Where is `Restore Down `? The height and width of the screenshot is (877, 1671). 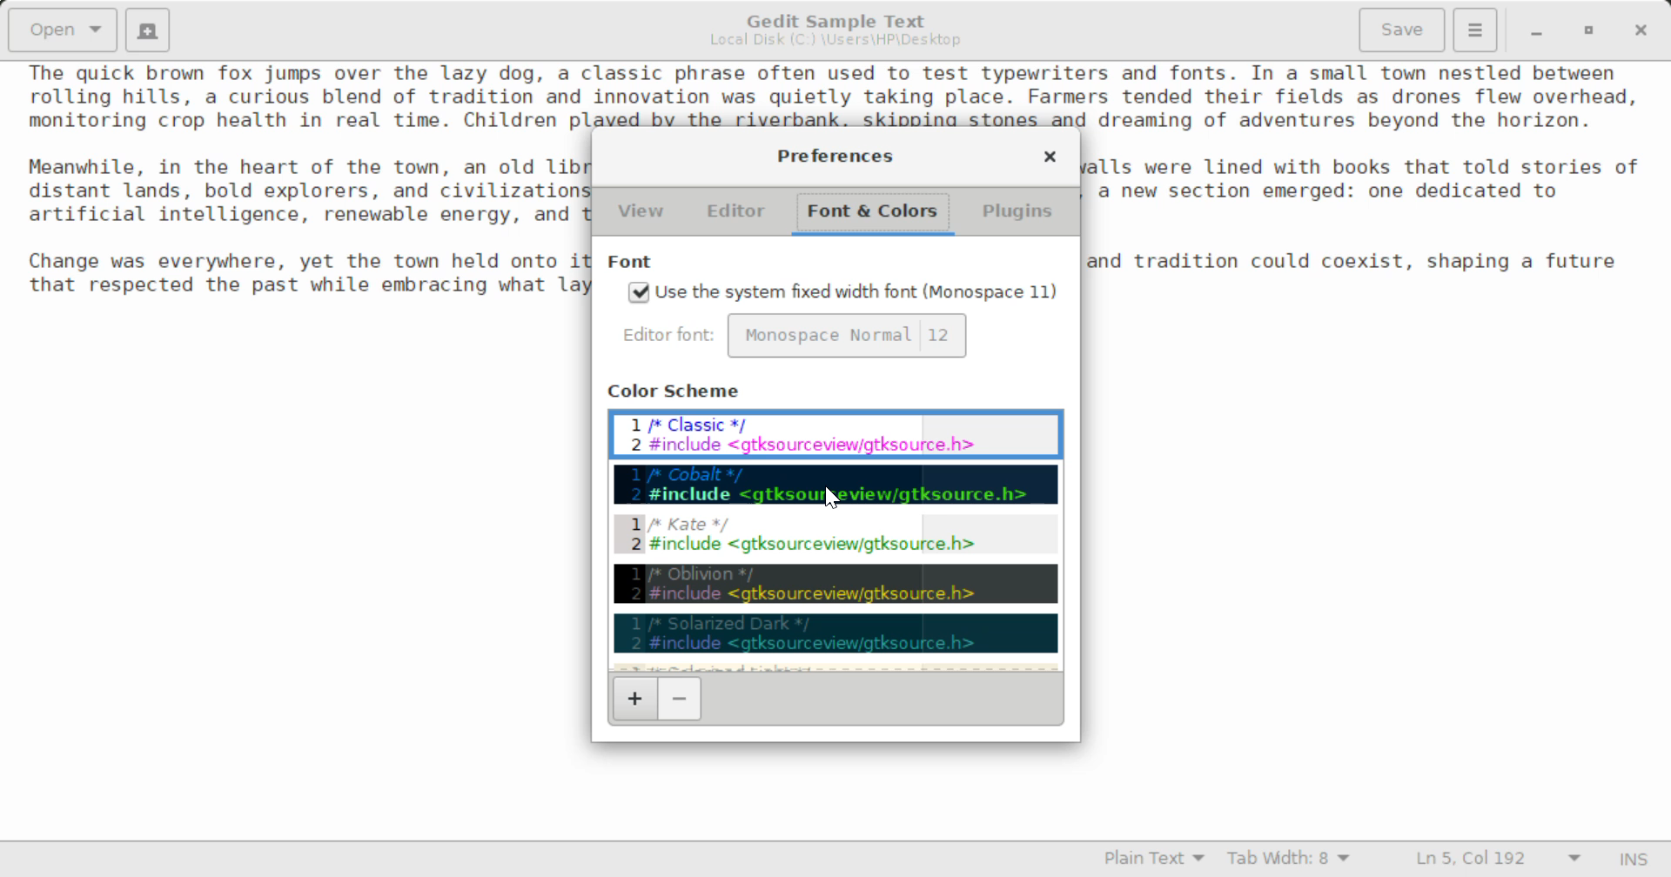 Restore Down  is located at coordinates (1537, 31).